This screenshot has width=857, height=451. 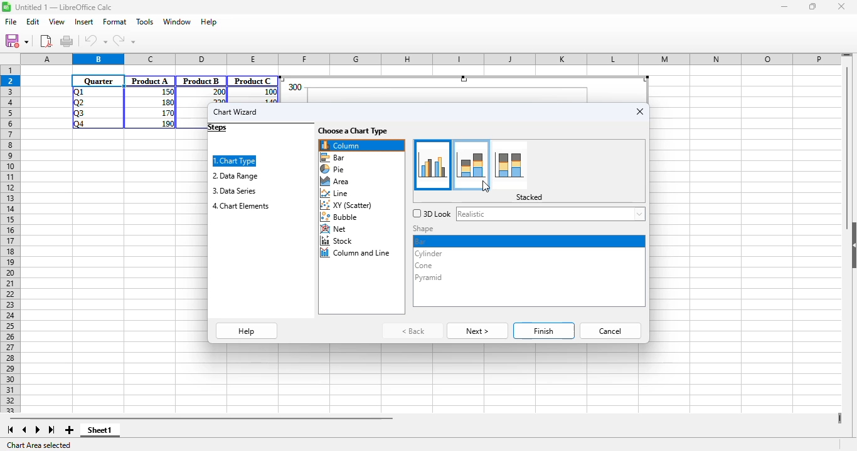 What do you see at coordinates (611, 331) in the screenshot?
I see `cancel` at bounding box center [611, 331].